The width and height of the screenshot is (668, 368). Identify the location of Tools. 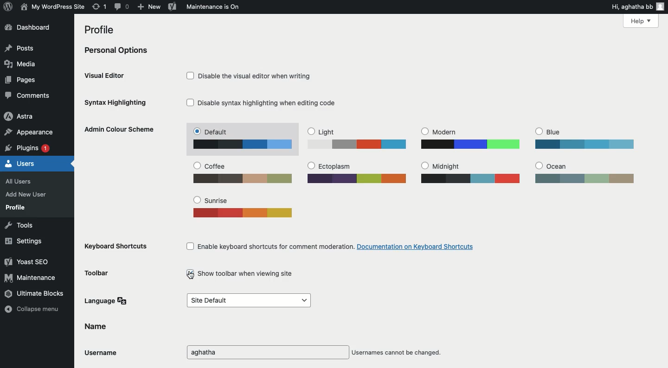
(20, 224).